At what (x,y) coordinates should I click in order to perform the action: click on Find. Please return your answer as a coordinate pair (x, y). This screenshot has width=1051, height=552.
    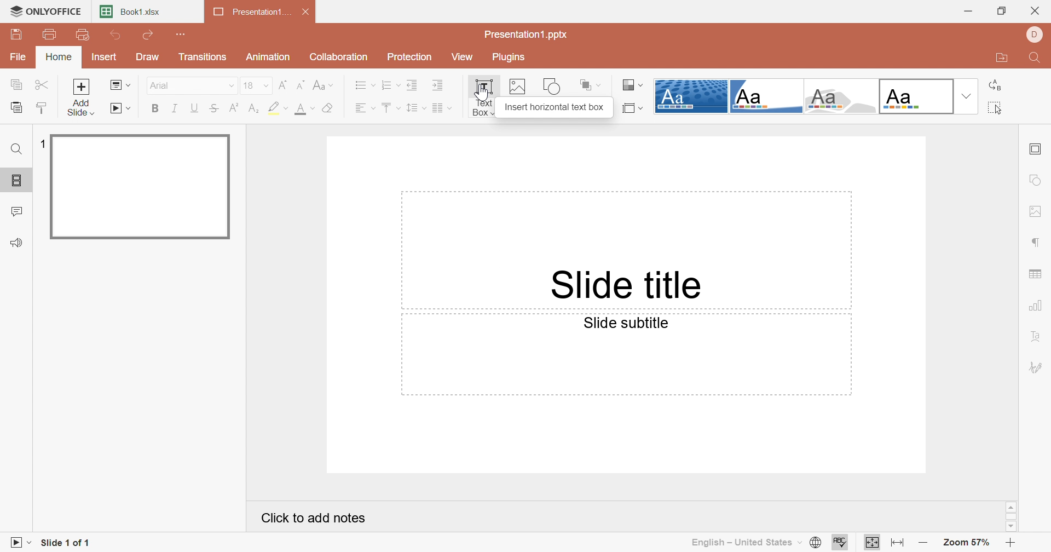
    Looking at the image, I should click on (17, 148).